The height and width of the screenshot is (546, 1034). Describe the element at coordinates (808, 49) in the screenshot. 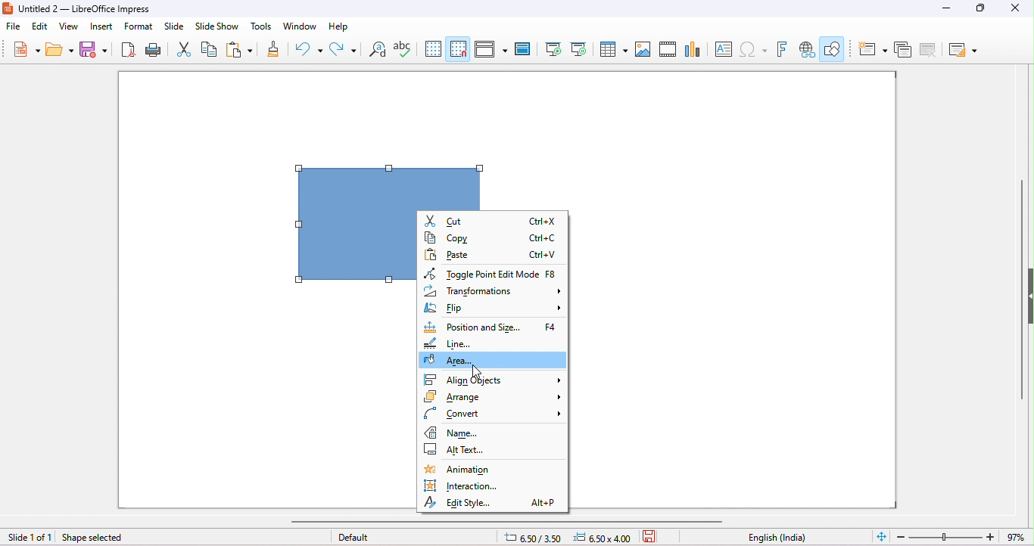

I see `insert hyperlink` at that location.